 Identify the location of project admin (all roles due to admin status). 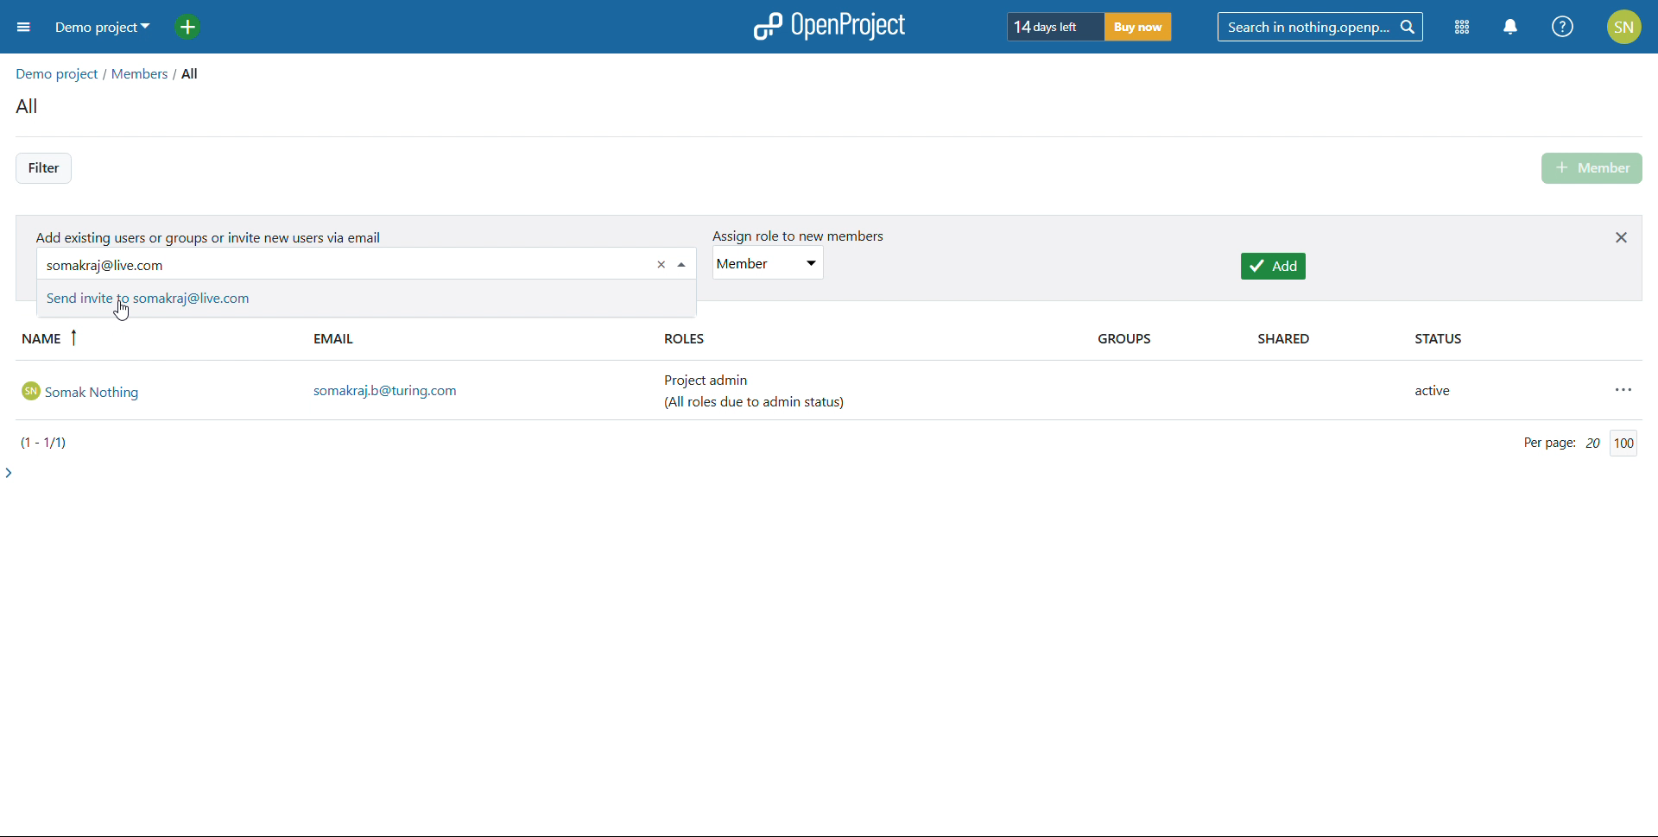
(763, 392).